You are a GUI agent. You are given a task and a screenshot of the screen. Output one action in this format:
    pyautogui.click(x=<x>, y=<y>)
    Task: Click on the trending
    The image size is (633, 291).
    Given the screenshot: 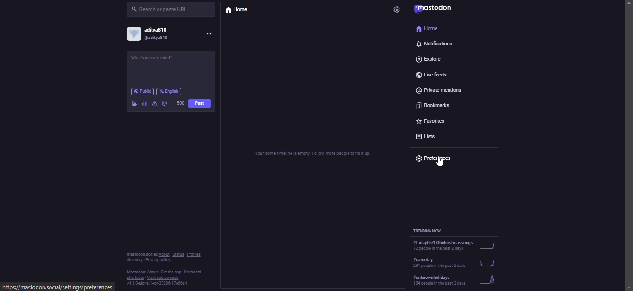 What is the action you would take?
    pyautogui.click(x=454, y=246)
    